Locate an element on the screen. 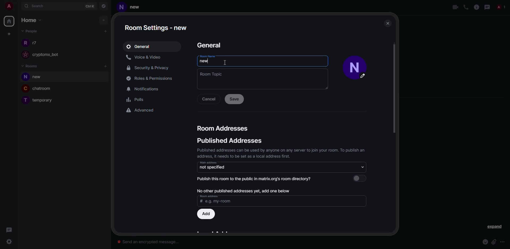 The width and height of the screenshot is (510, 249). home is located at coordinates (33, 20).